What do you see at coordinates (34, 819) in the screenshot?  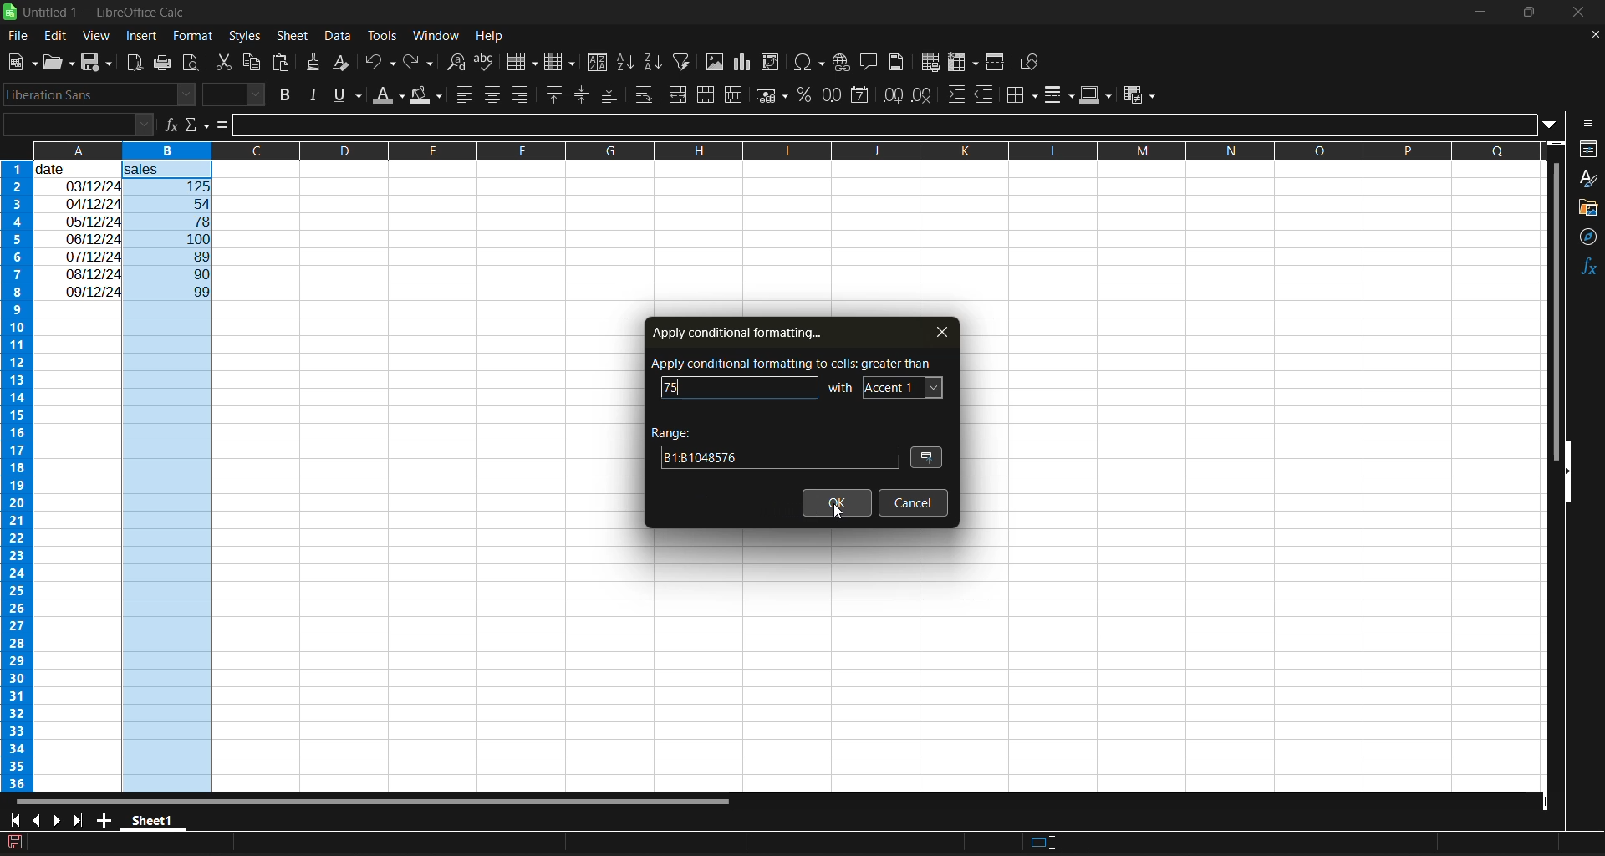 I see `scroll to previous sheet` at bounding box center [34, 819].